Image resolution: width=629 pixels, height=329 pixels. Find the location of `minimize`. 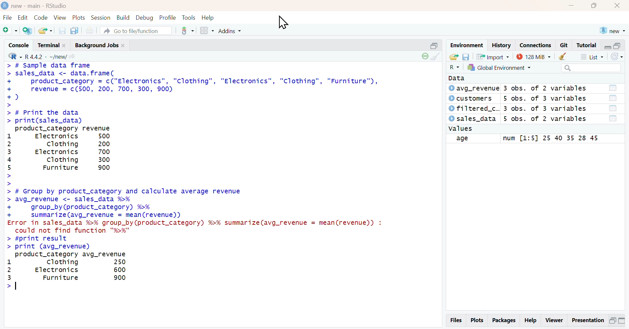

minimize is located at coordinates (571, 6).